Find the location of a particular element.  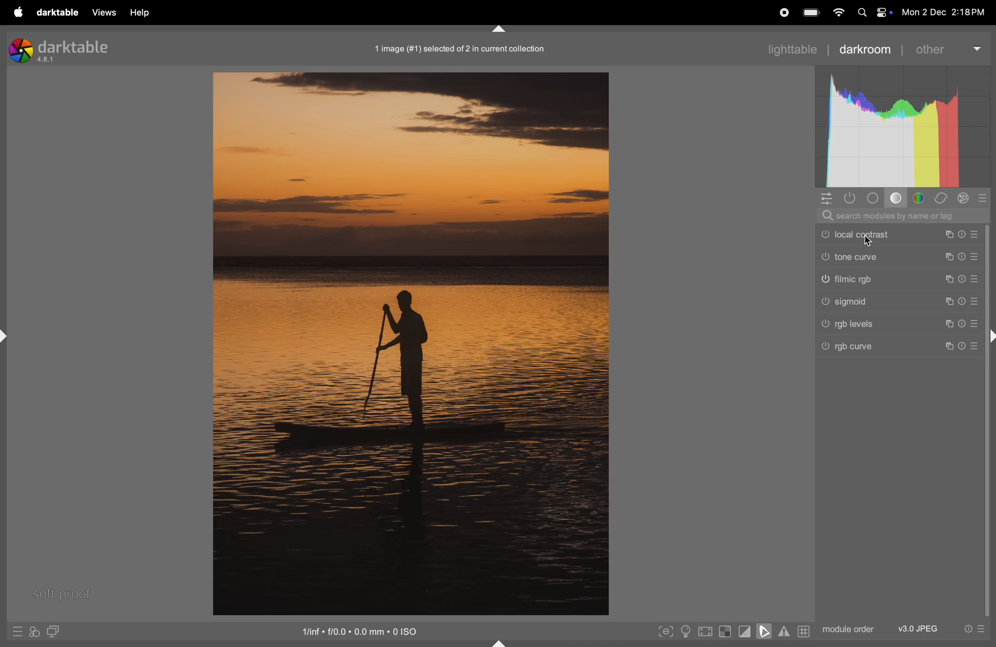

toggle high quality processing is located at coordinates (703, 631).